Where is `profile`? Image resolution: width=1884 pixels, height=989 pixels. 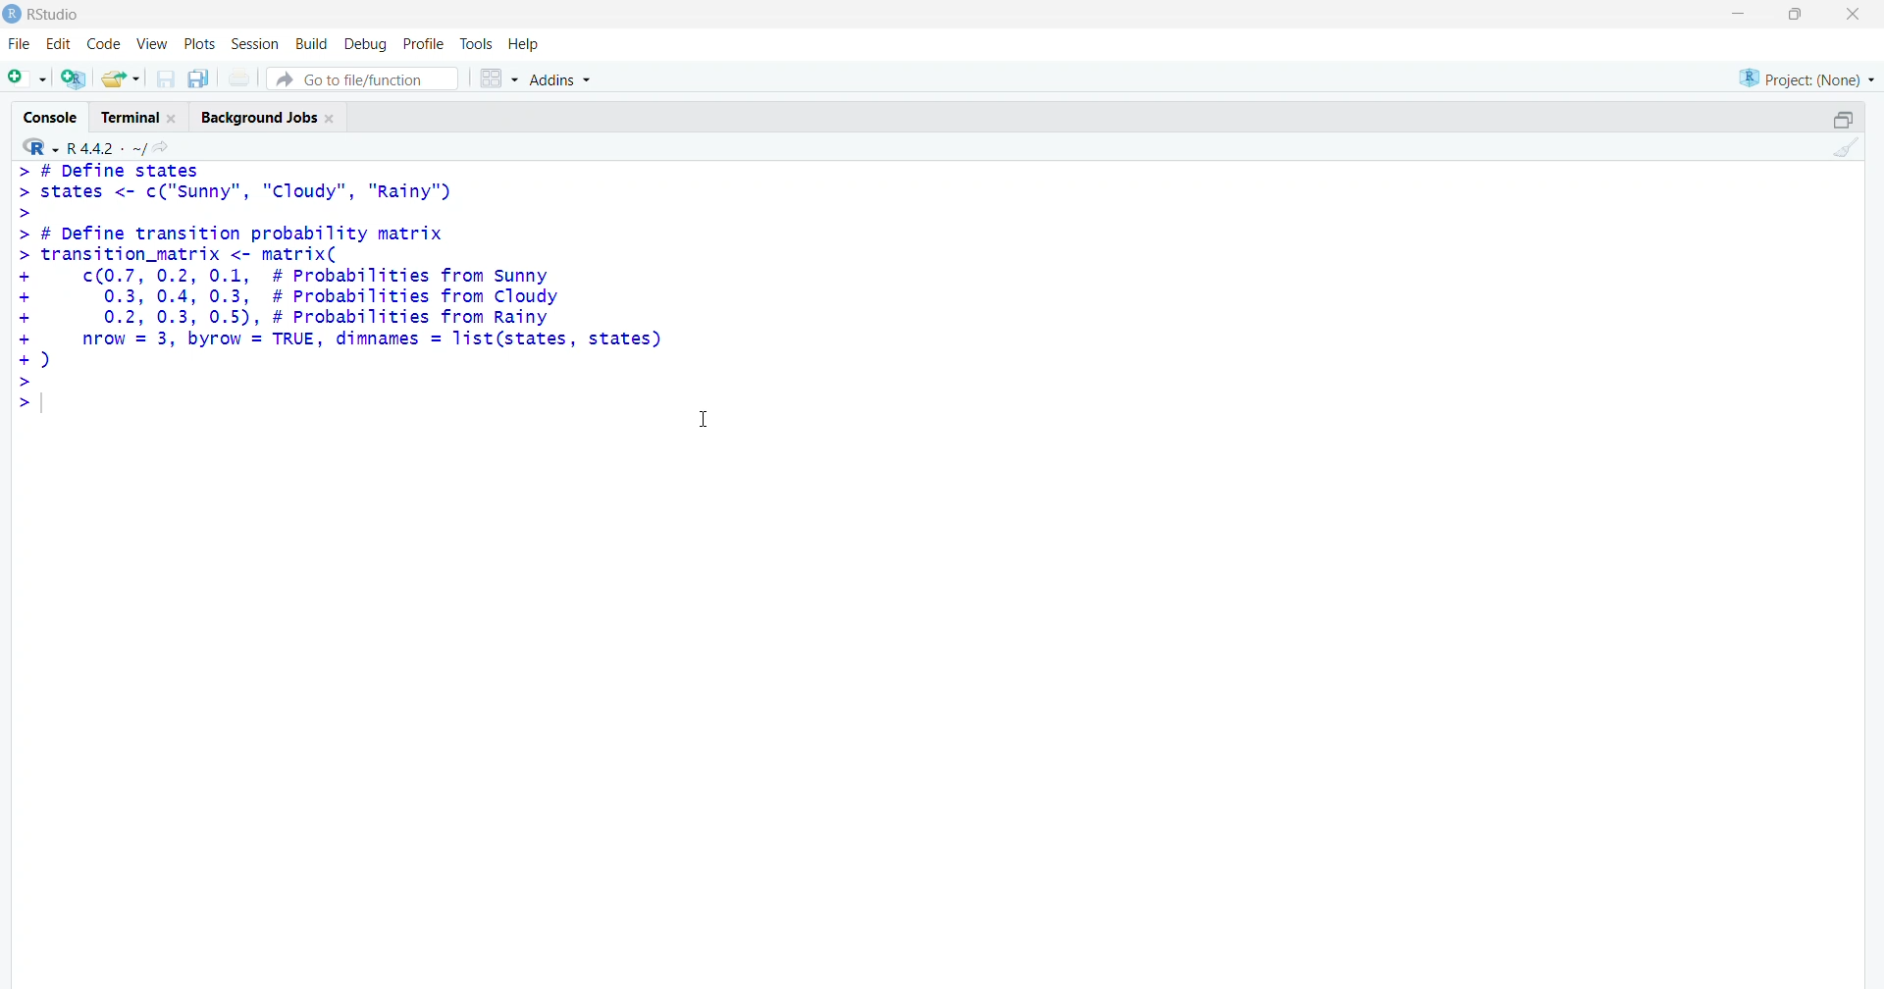
profile is located at coordinates (420, 44).